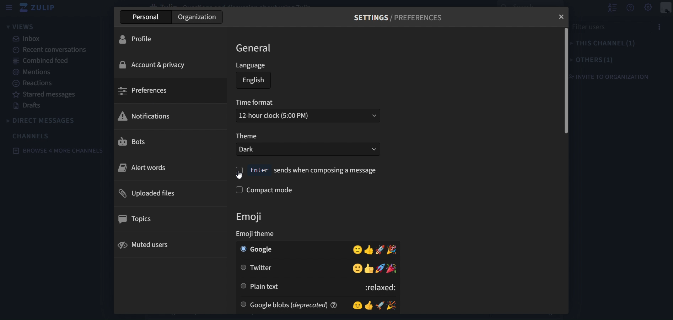  What do you see at coordinates (564, 82) in the screenshot?
I see `vertical Scrollbar` at bounding box center [564, 82].